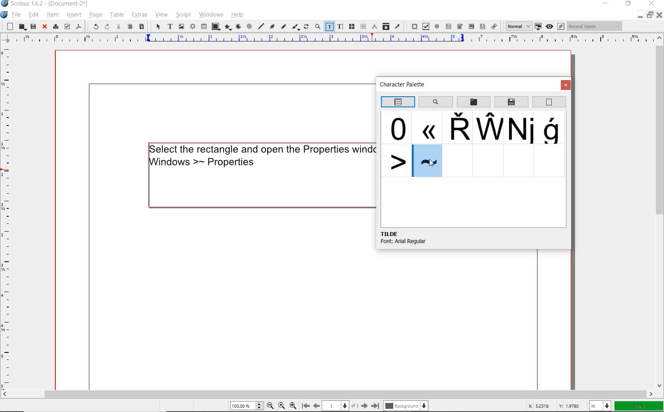 Image resolution: width=664 pixels, height=412 pixels. Describe the element at coordinates (651, 4) in the screenshot. I see `close` at that location.